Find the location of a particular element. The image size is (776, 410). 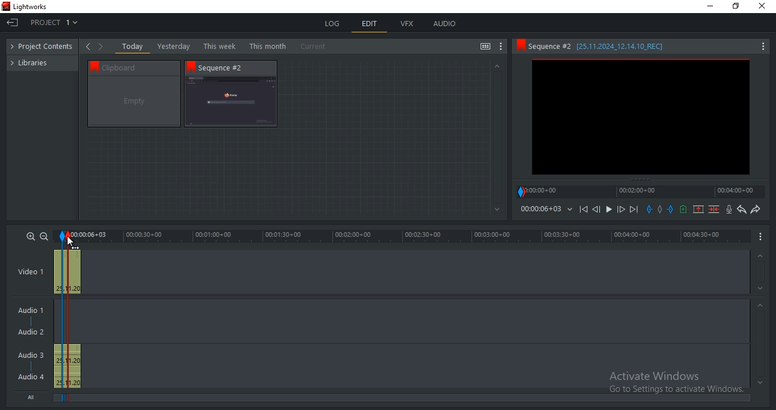

Drop down arrow is located at coordinates (570, 210).